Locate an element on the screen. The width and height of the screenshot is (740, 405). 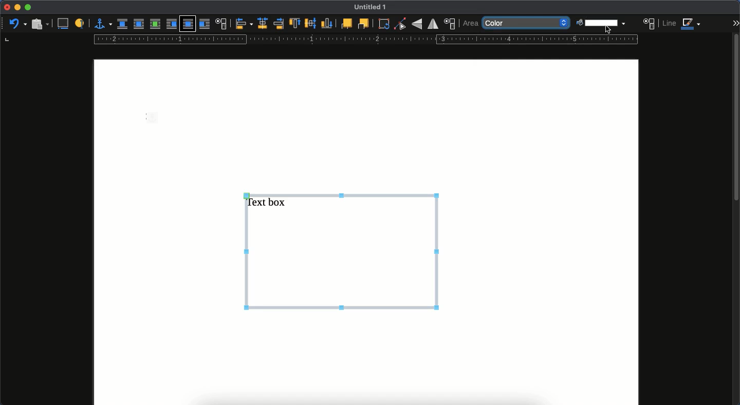
guide is located at coordinates (364, 40).